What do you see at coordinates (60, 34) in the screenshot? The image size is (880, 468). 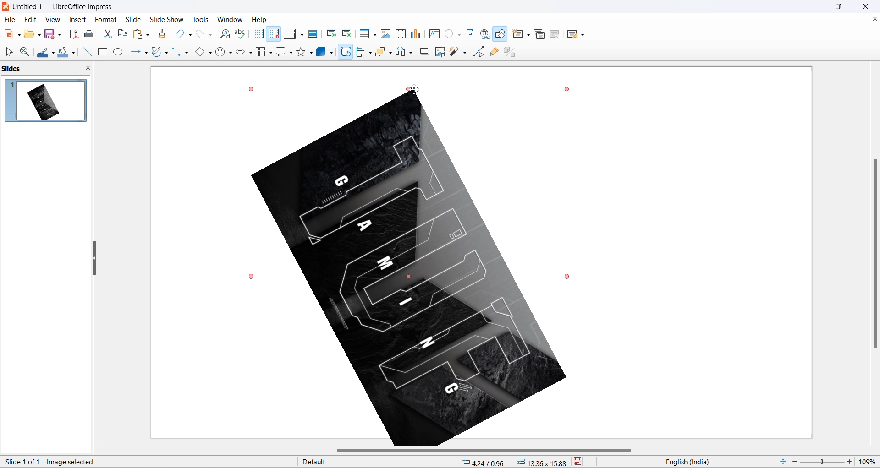 I see `save options` at bounding box center [60, 34].